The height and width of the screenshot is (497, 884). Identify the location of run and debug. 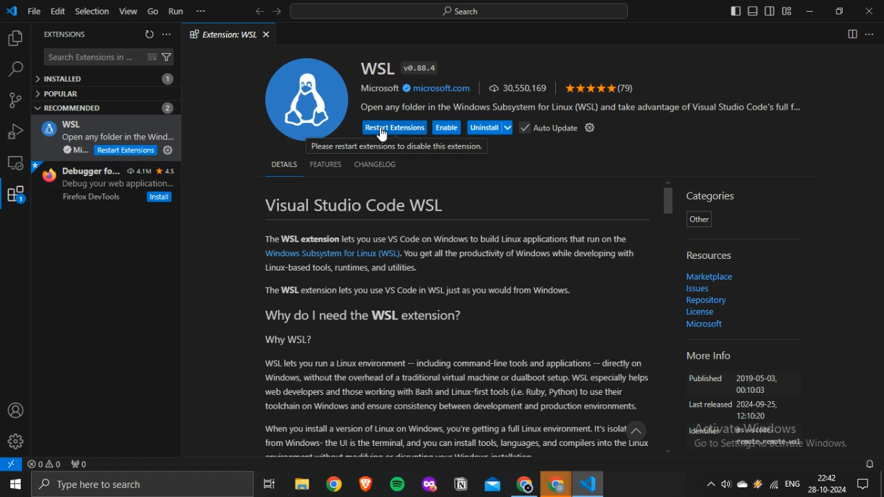
(15, 132).